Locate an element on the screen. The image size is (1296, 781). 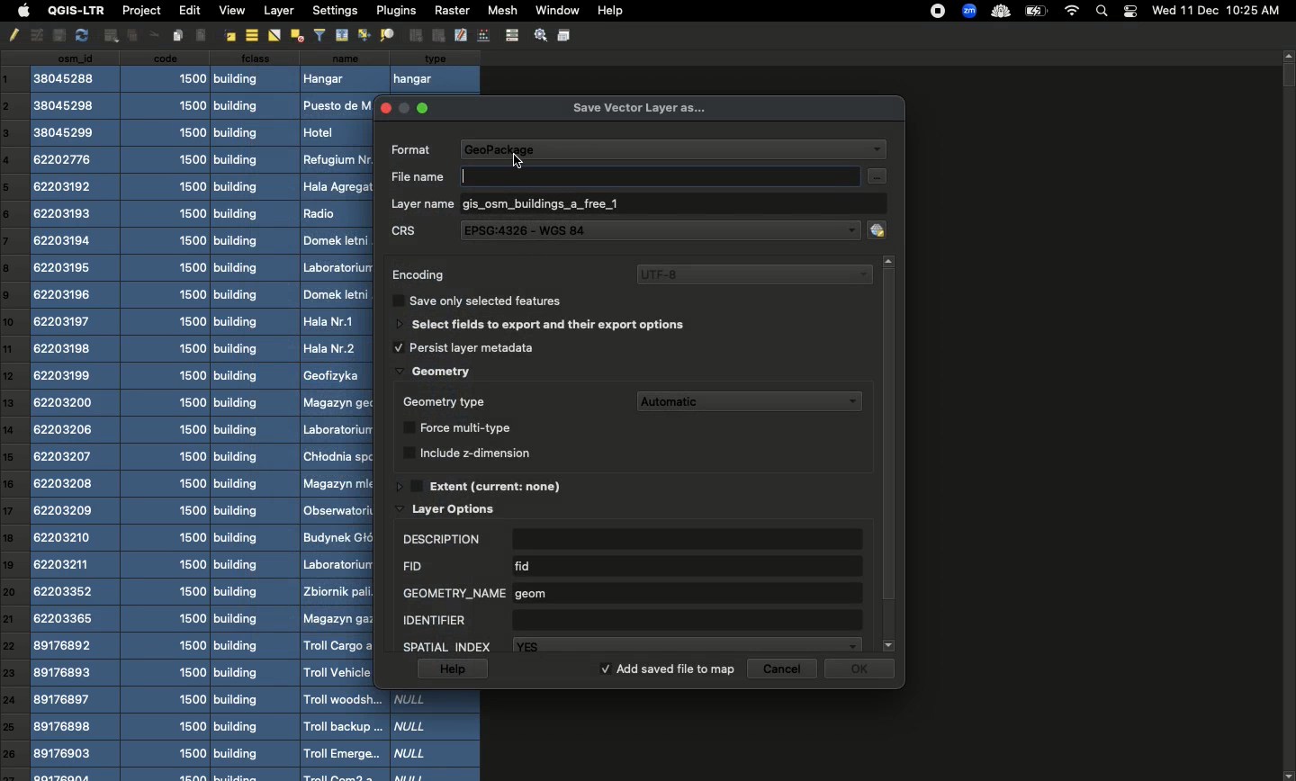
Edit Points is located at coordinates (483, 34).